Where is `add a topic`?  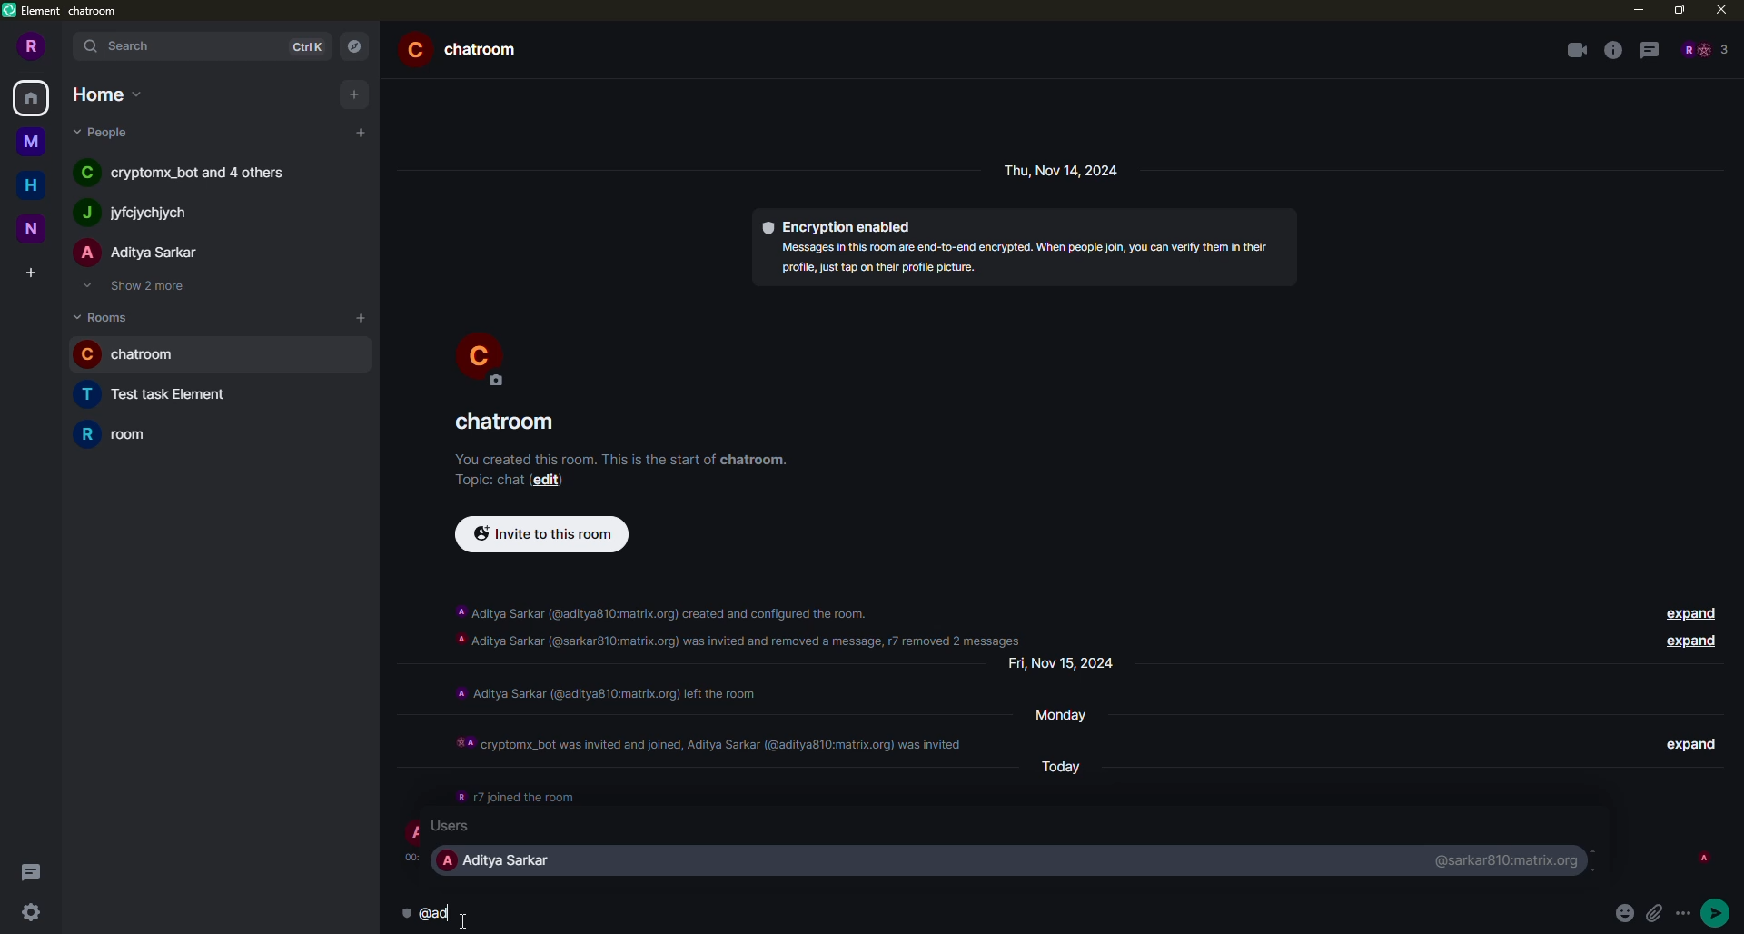 add a topic is located at coordinates (483, 479).